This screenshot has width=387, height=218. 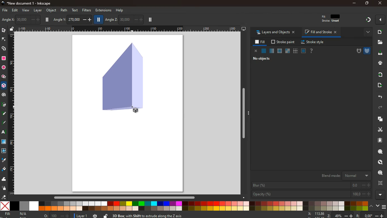 What do you see at coordinates (72, 19) in the screenshot?
I see `angle y` at bounding box center [72, 19].